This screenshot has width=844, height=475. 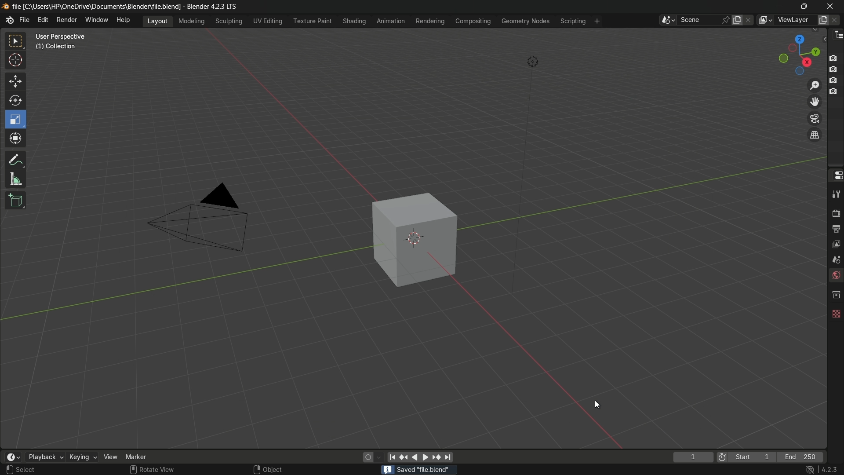 What do you see at coordinates (96, 5) in the screenshot?
I see `file name changed` at bounding box center [96, 5].